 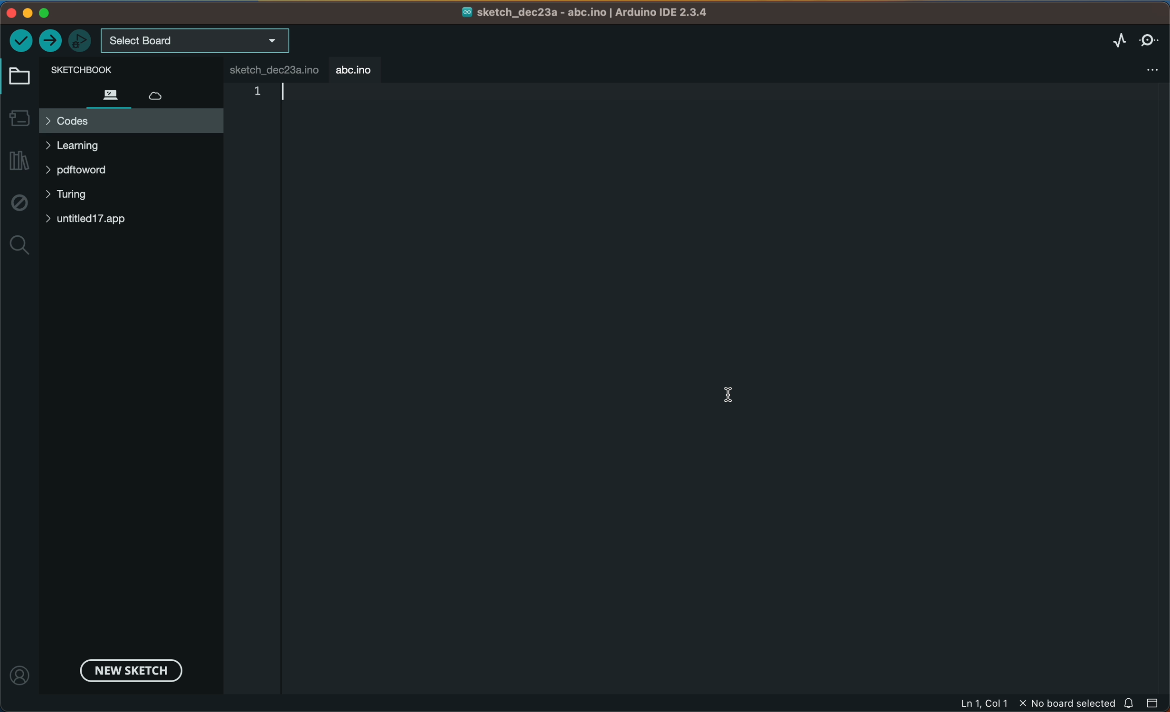 I want to click on file setting, so click(x=1144, y=70).